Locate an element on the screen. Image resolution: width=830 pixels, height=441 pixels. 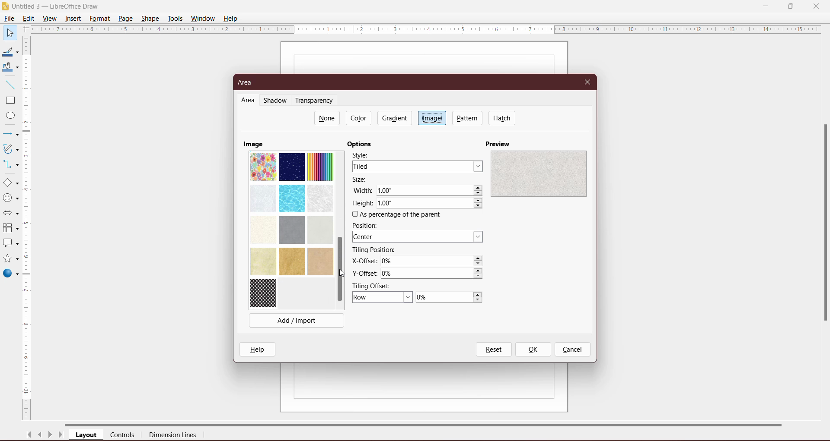
Application Logo is located at coordinates (6, 6).